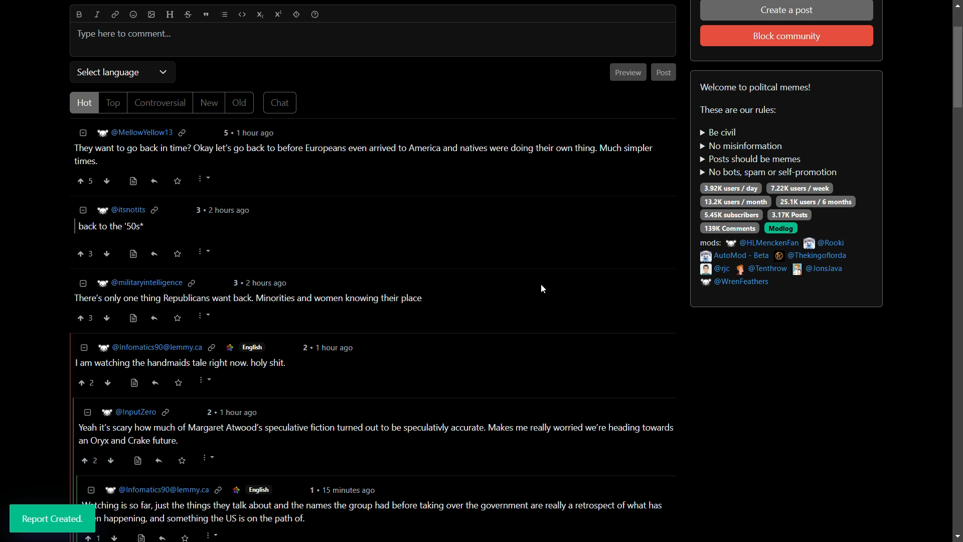  Describe the element at coordinates (85, 102) in the screenshot. I see `hot` at that location.